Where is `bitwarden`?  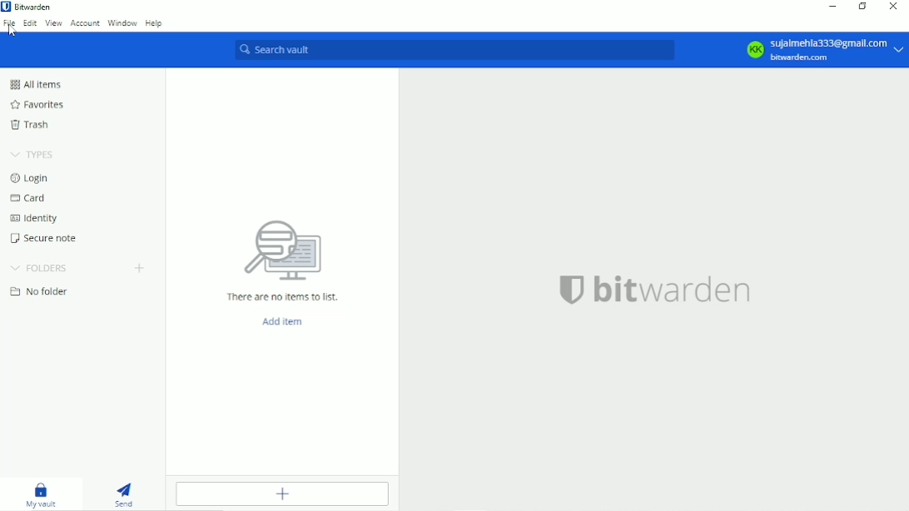
bitwarden is located at coordinates (654, 289).